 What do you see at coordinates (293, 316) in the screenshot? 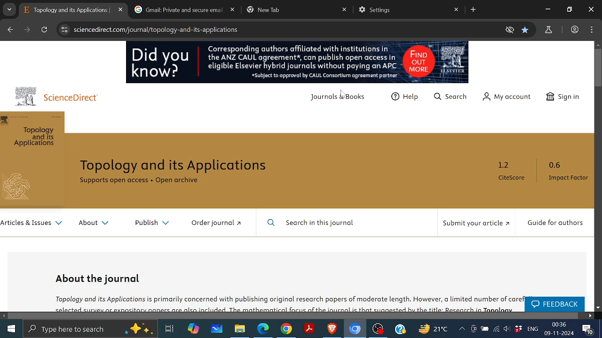
I see `horizontal scrollbar` at bounding box center [293, 316].